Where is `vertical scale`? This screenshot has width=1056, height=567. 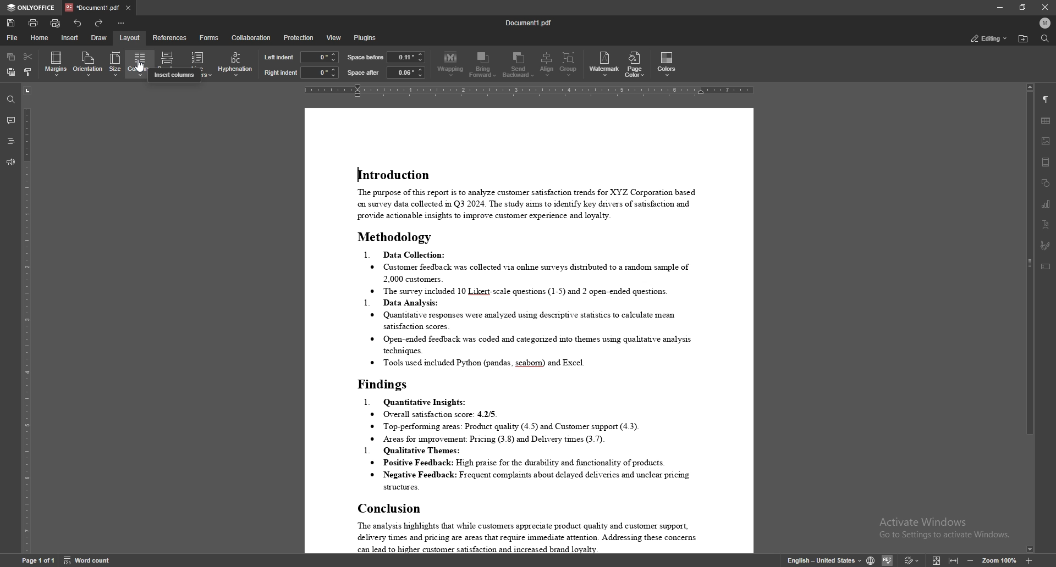
vertical scale is located at coordinates (24, 318).